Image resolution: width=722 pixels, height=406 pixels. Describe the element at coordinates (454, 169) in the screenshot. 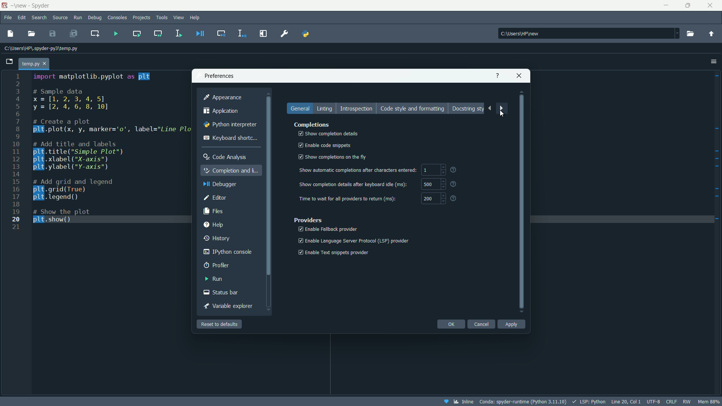

I see `question mark` at that location.